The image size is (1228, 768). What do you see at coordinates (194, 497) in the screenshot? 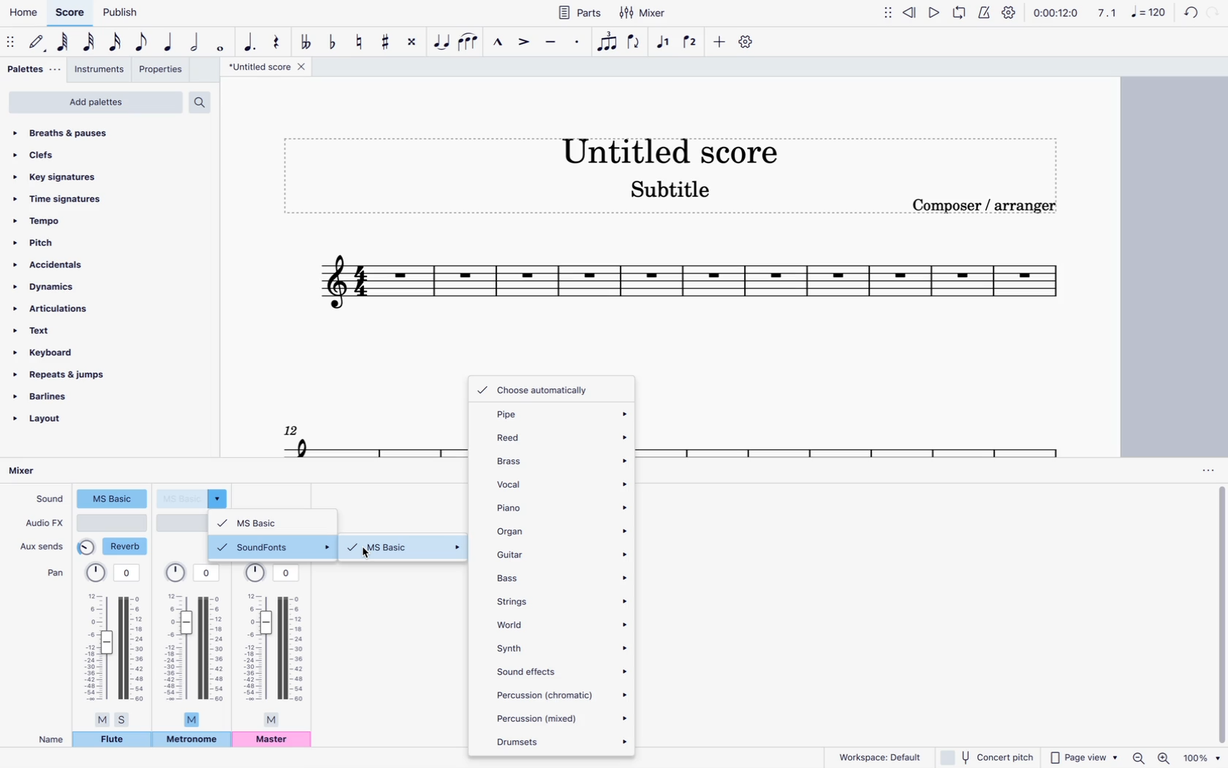
I see `sound type` at bounding box center [194, 497].